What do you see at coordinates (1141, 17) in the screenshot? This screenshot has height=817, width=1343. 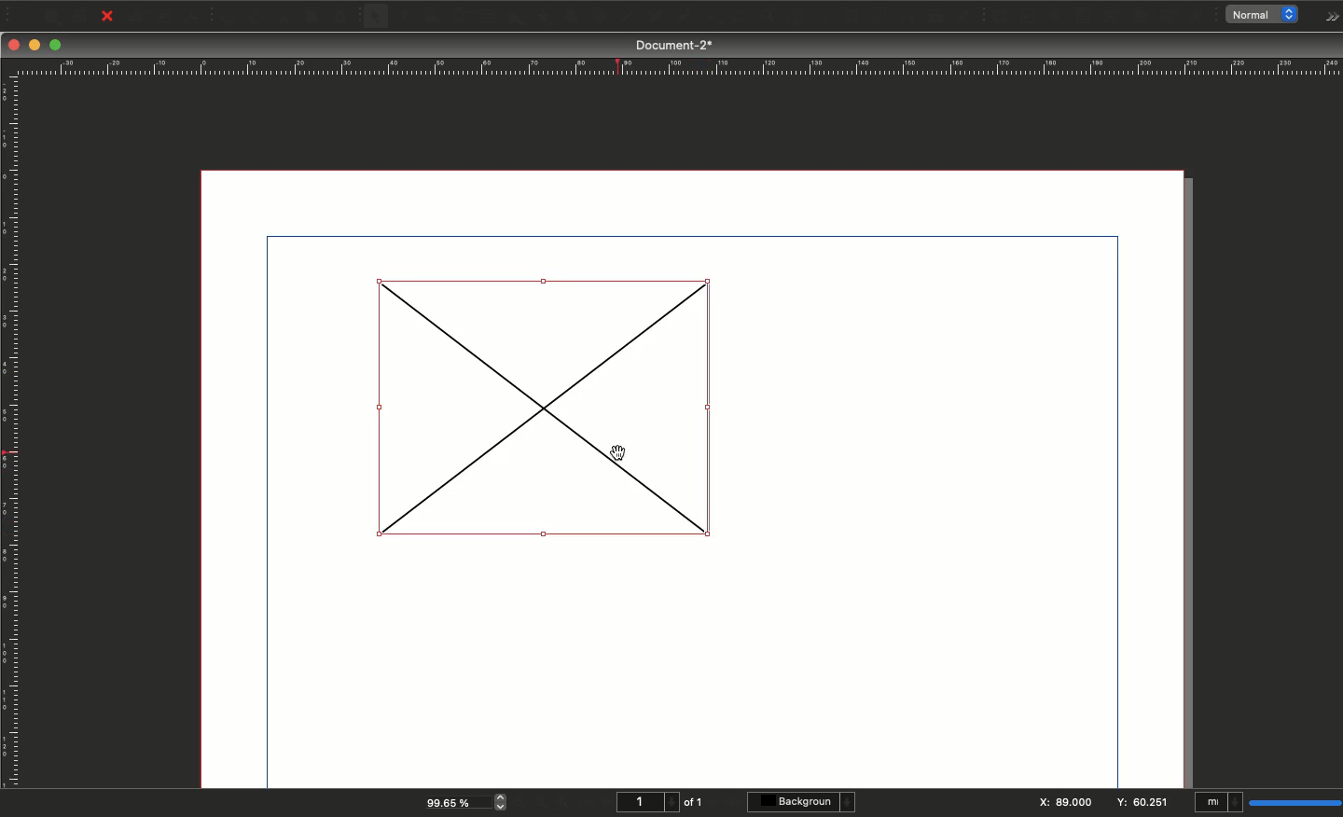 I see `PDF list box` at bounding box center [1141, 17].